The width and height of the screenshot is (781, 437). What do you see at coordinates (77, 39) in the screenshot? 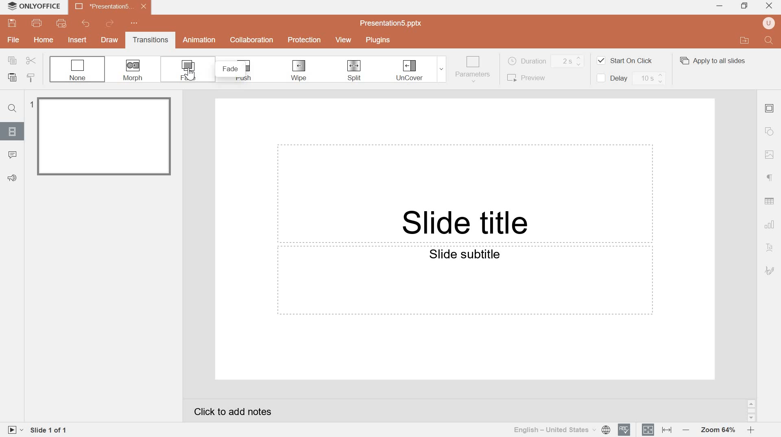
I see `Insert` at bounding box center [77, 39].